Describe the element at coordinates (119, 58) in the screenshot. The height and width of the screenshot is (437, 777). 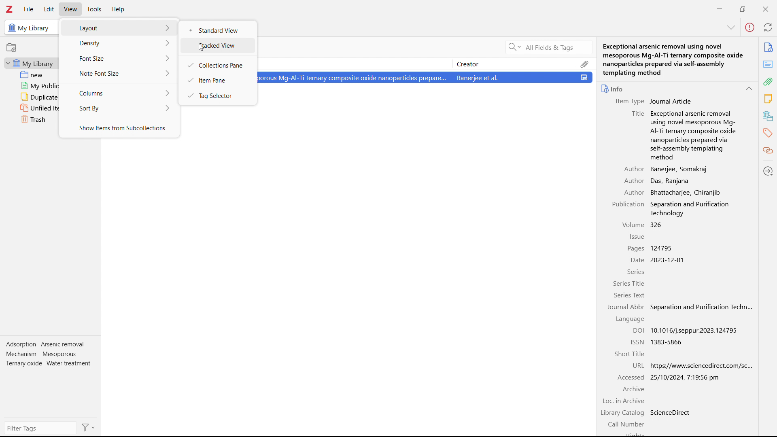
I see `font size` at that location.